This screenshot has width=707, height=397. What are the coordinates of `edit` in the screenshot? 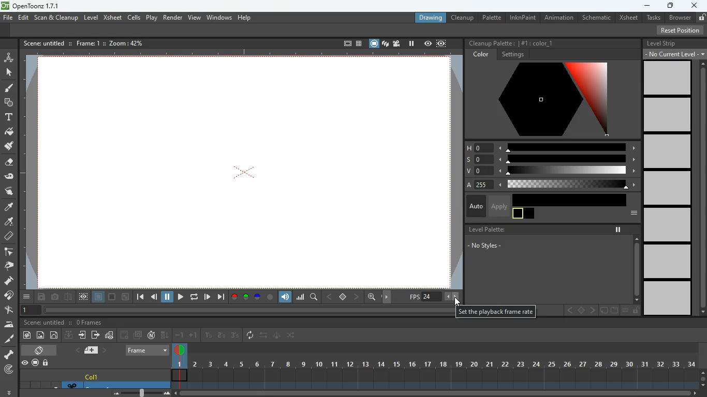 It's located at (603, 311).